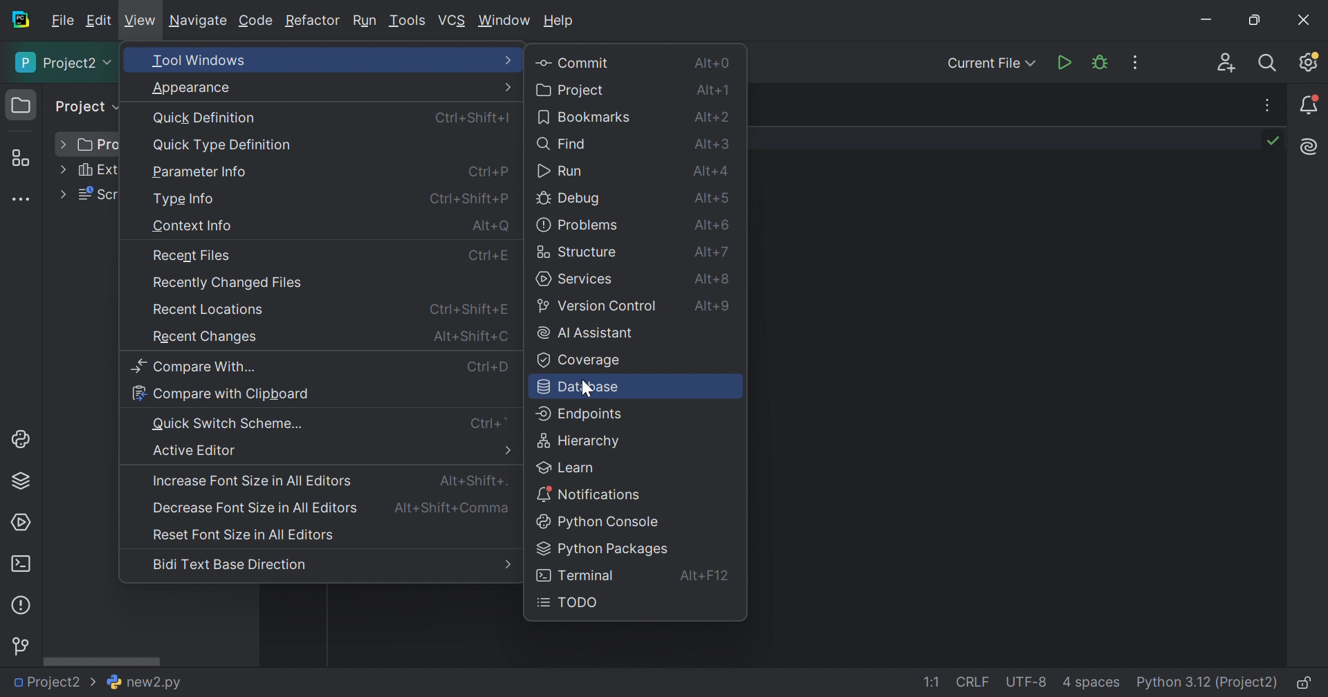  What do you see at coordinates (314, 21) in the screenshot?
I see `Refactor` at bounding box center [314, 21].